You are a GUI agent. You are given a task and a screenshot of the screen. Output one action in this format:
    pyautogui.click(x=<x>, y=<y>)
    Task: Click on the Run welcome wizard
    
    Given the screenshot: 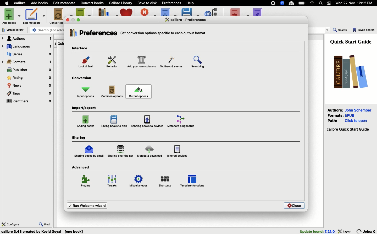 What is the action you would take?
    pyautogui.click(x=86, y=205)
    